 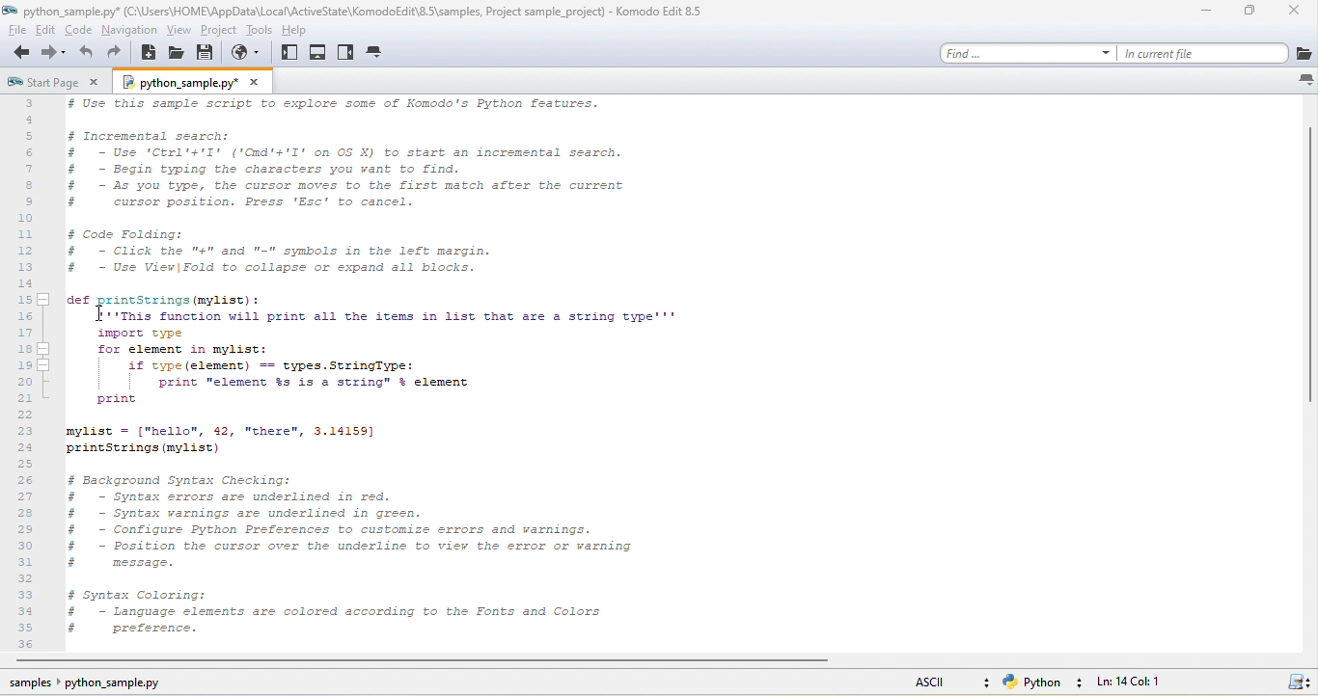 What do you see at coordinates (80, 33) in the screenshot?
I see `code` at bounding box center [80, 33].